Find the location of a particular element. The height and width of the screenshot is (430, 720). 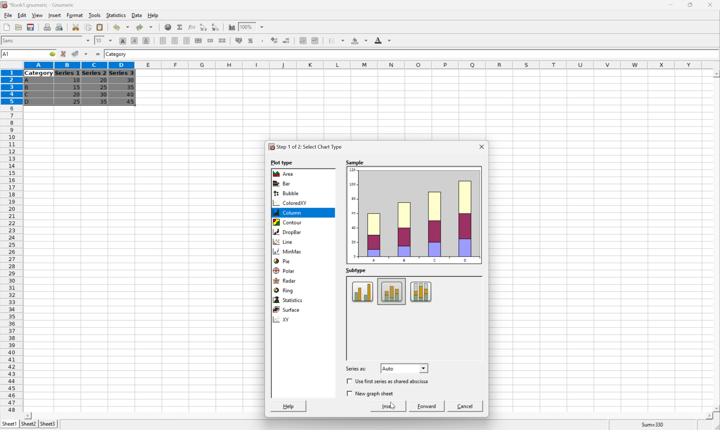

Print current file is located at coordinates (47, 28).